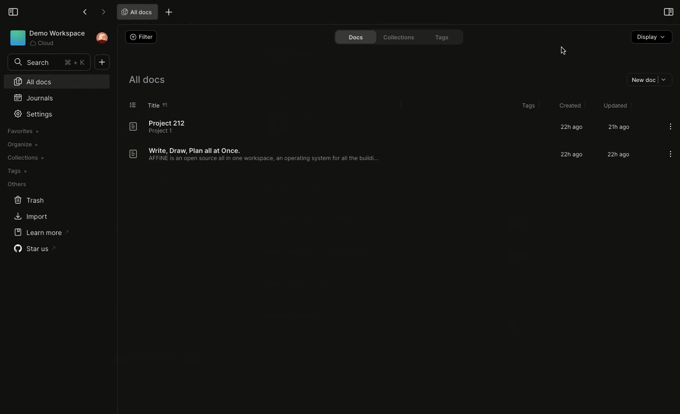 This screenshot has width=680, height=414. What do you see at coordinates (162, 127) in the screenshot?
I see `Project 212` at bounding box center [162, 127].